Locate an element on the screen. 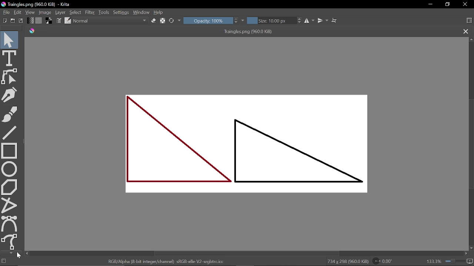 This screenshot has width=474, height=266. Filter is located at coordinates (91, 13).